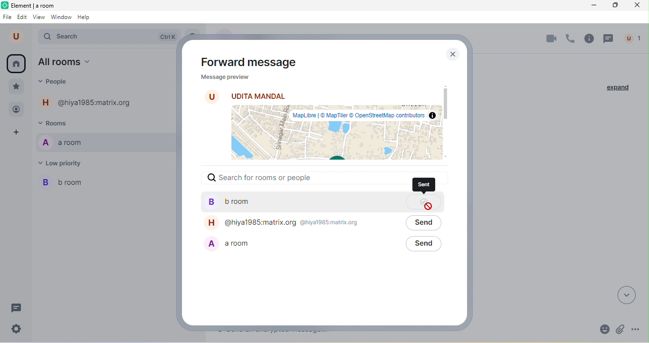  Describe the element at coordinates (17, 110) in the screenshot. I see `people` at that location.